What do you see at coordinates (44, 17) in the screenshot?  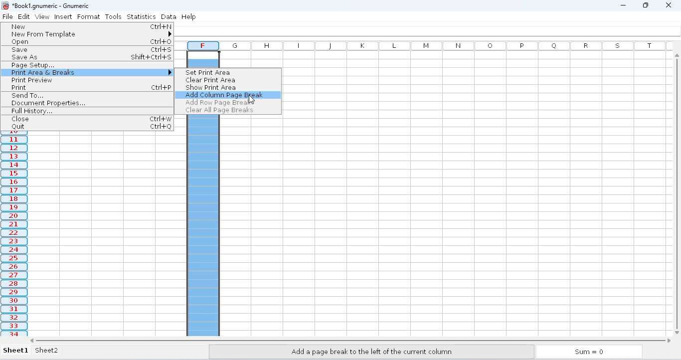 I see `view` at bounding box center [44, 17].